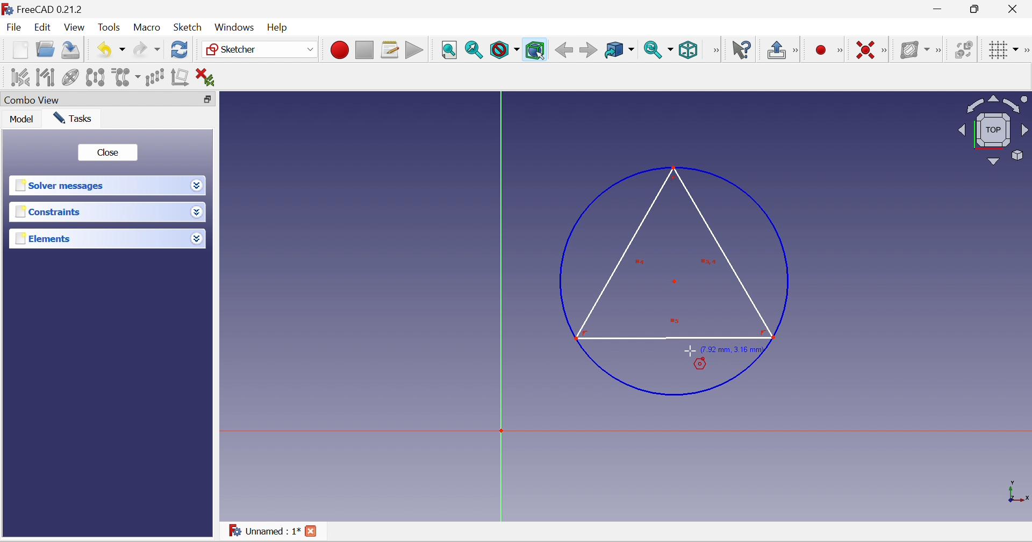  I want to click on (7.92 mm, 3.16 mm), so click(733, 350).